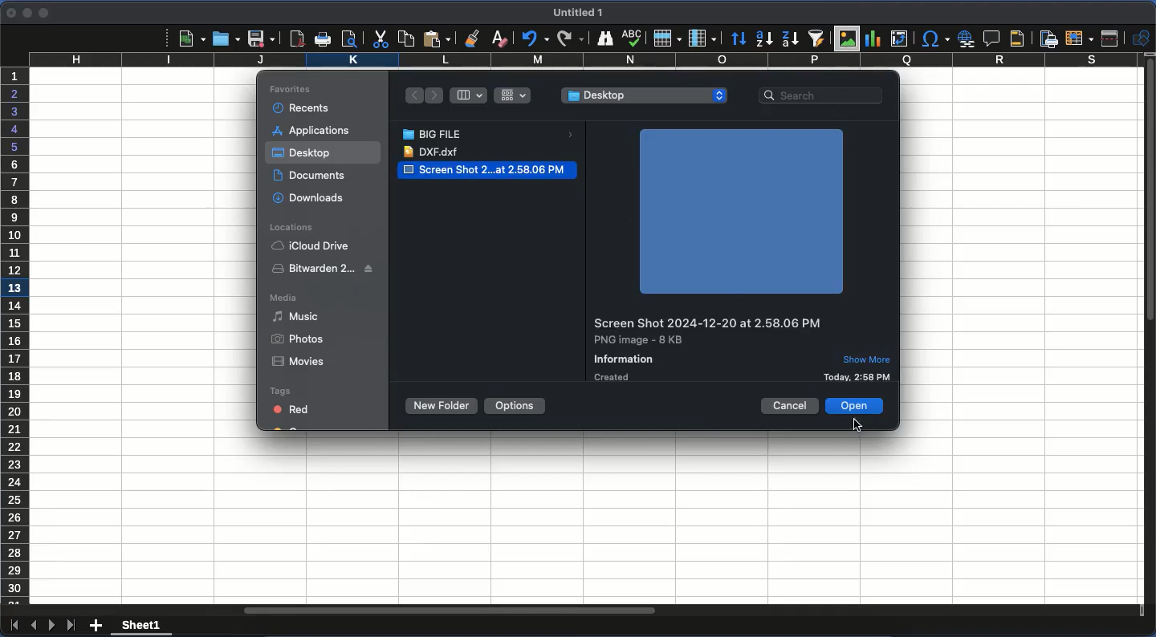 Image resolution: width=1156 pixels, height=637 pixels. What do you see at coordinates (299, 109) in the screenshot?
I see `recents` at bounding box center [299, 109].